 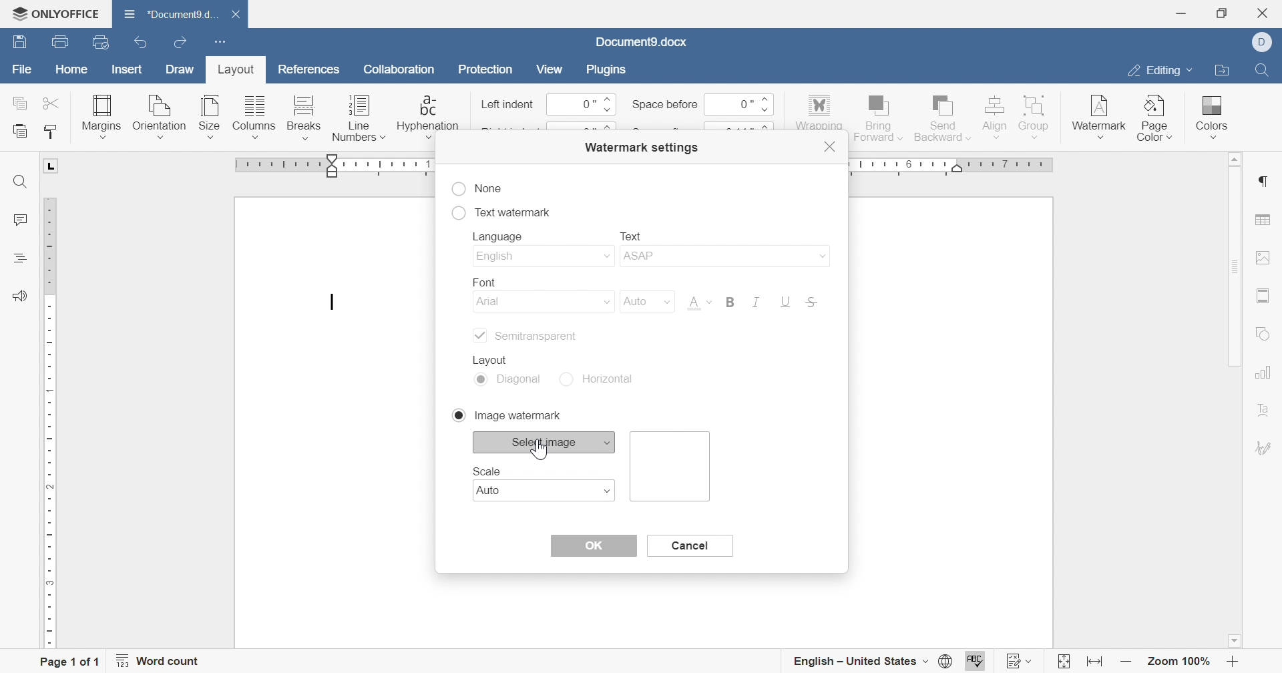 What do you see at coordinates (544, 303) in the screenshot?
I see `arial` at bounding box center [544, 303].